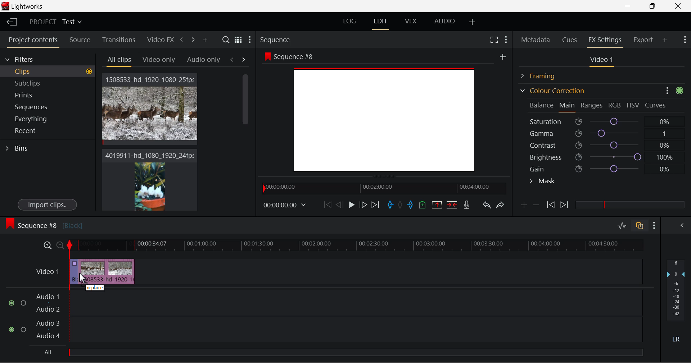 The height and width of the screenshot is (363, 691). Describe the element at coordinates (149, 186) in the screenshot. I see `Clip 2` at that location.